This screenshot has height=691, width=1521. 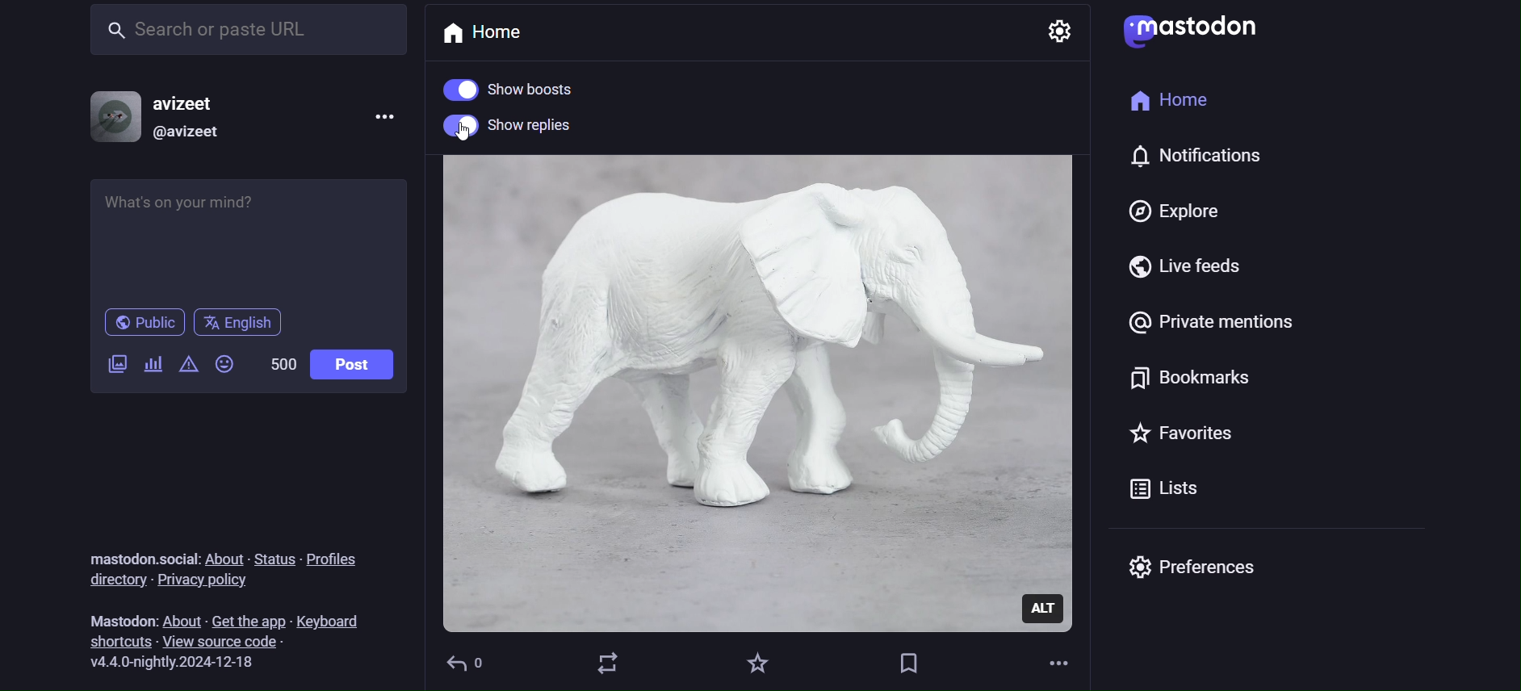 What do you see at coordinates (1192, 32) in the screenshot?
I see `logo` at bounding box center [1192, 32].